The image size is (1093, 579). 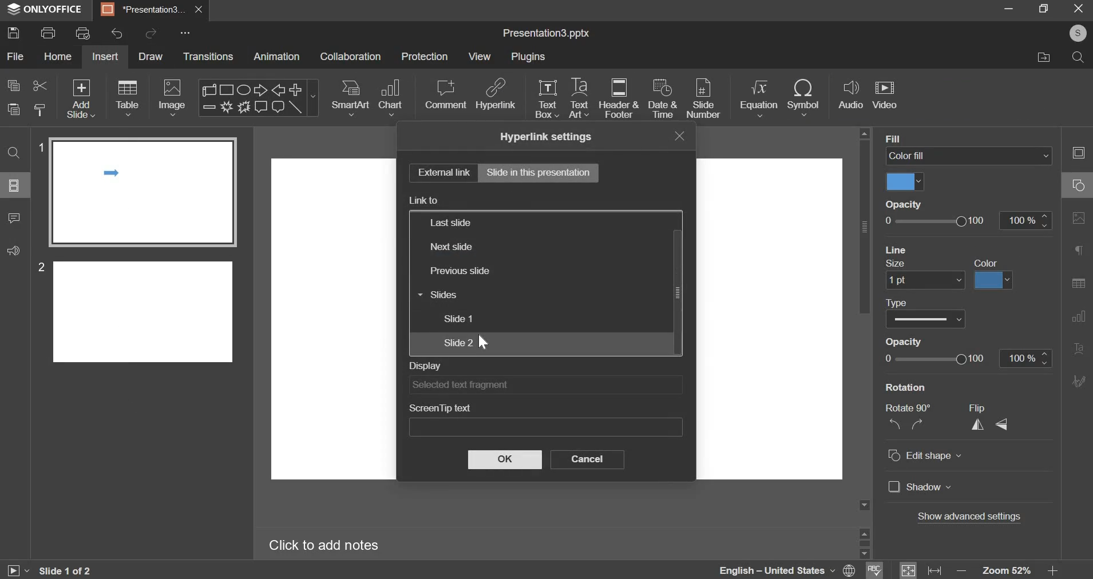 What do you see at coordinates (962, 571) in the screenshot?
I see `decrease zoom` at bounding box center [962, 571].